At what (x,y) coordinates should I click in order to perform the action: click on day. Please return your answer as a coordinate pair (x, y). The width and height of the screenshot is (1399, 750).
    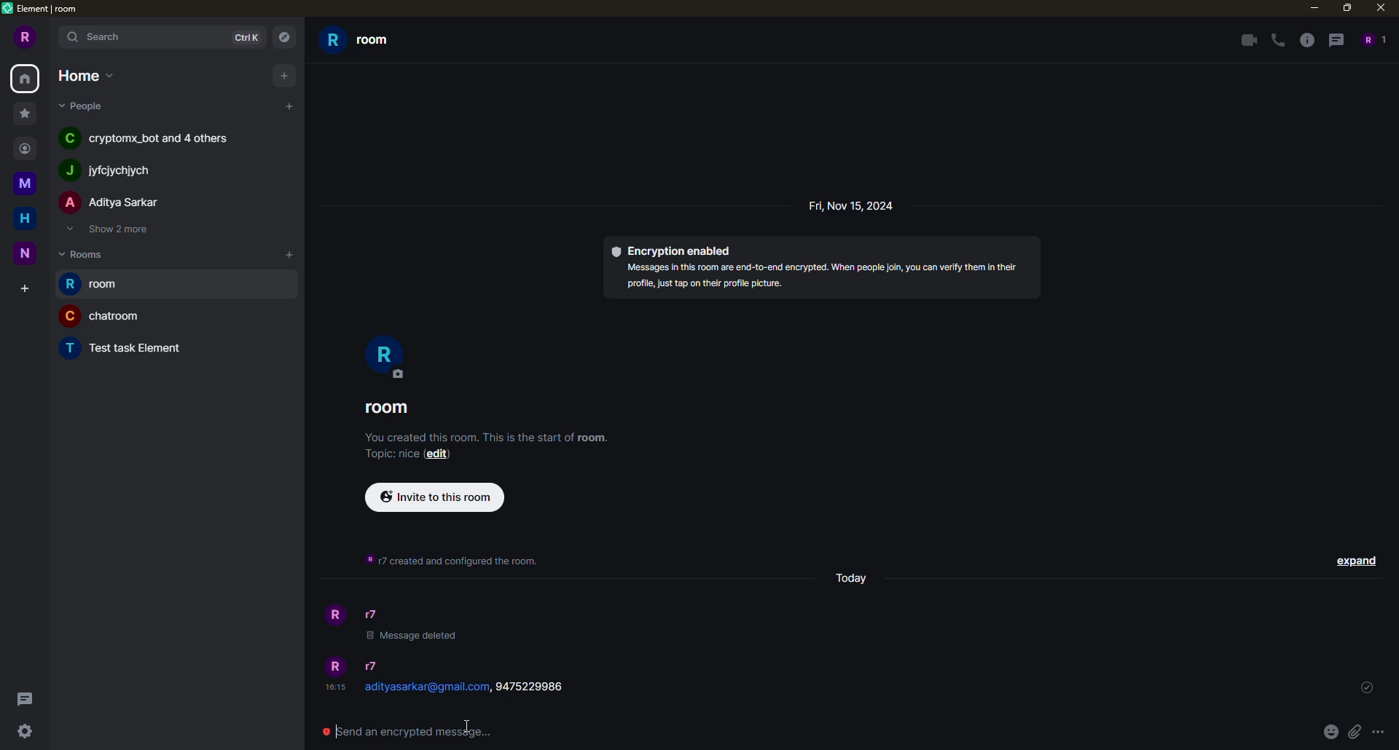
    Looking at the image, I should click on (853, 575).